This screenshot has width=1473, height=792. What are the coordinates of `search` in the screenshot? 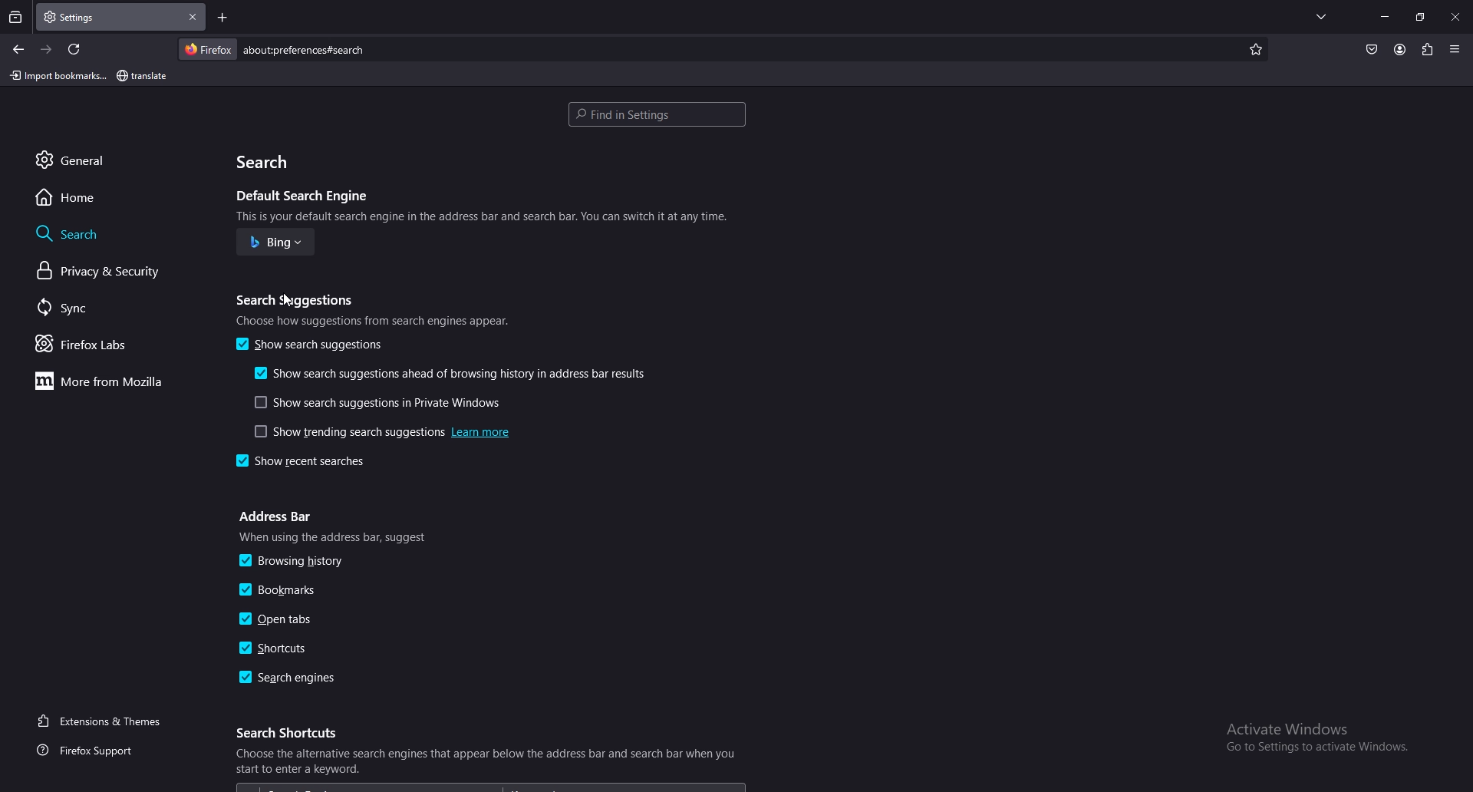 It's located at (115, 233).